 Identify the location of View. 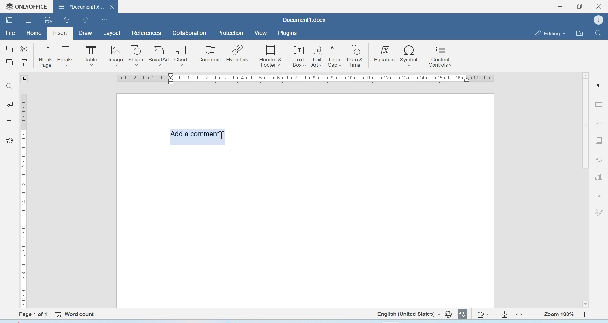
(260, 33).